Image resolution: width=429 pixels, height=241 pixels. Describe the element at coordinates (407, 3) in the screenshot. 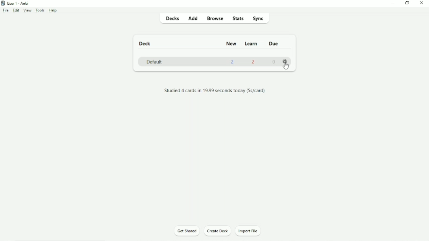

I see `Restore down` at that location.